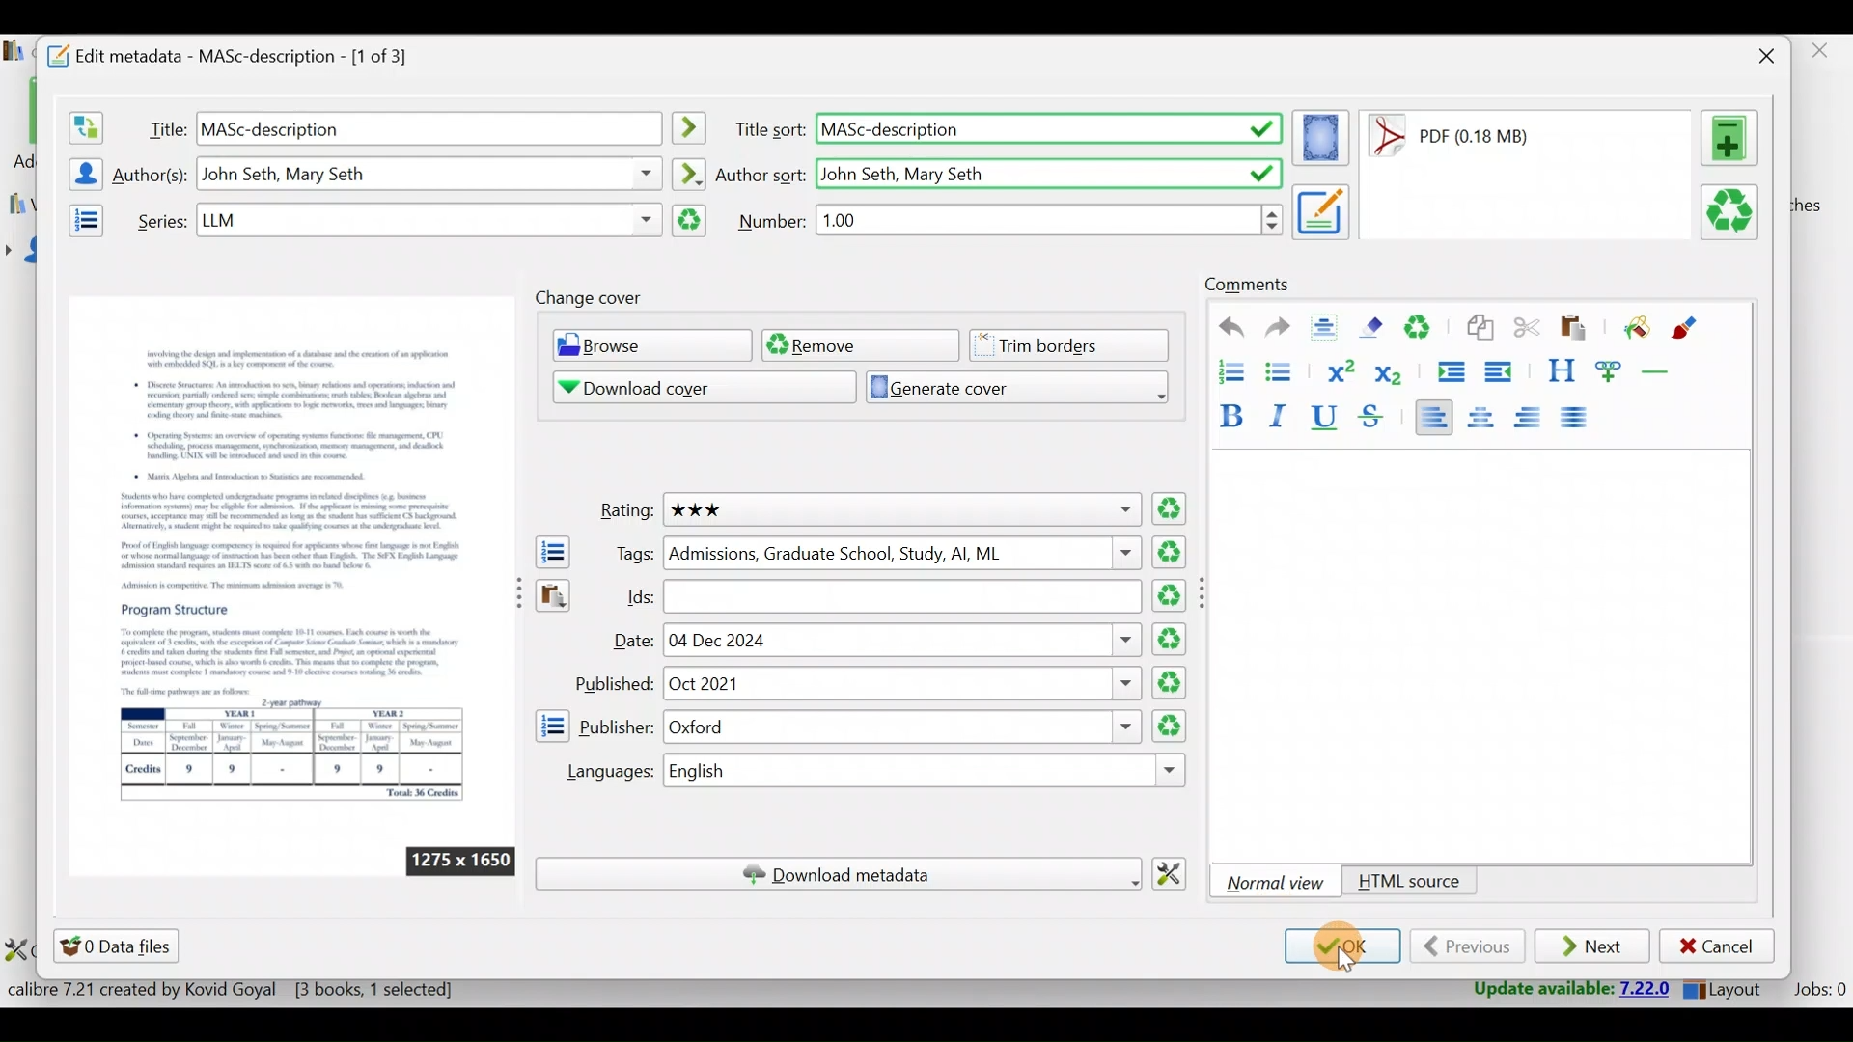 This screenshot has width=1853, height=1042. What do you see at coordinates (1329, 329) in the screenshot?
I see `Select all` at bounding box center [1329, 329].